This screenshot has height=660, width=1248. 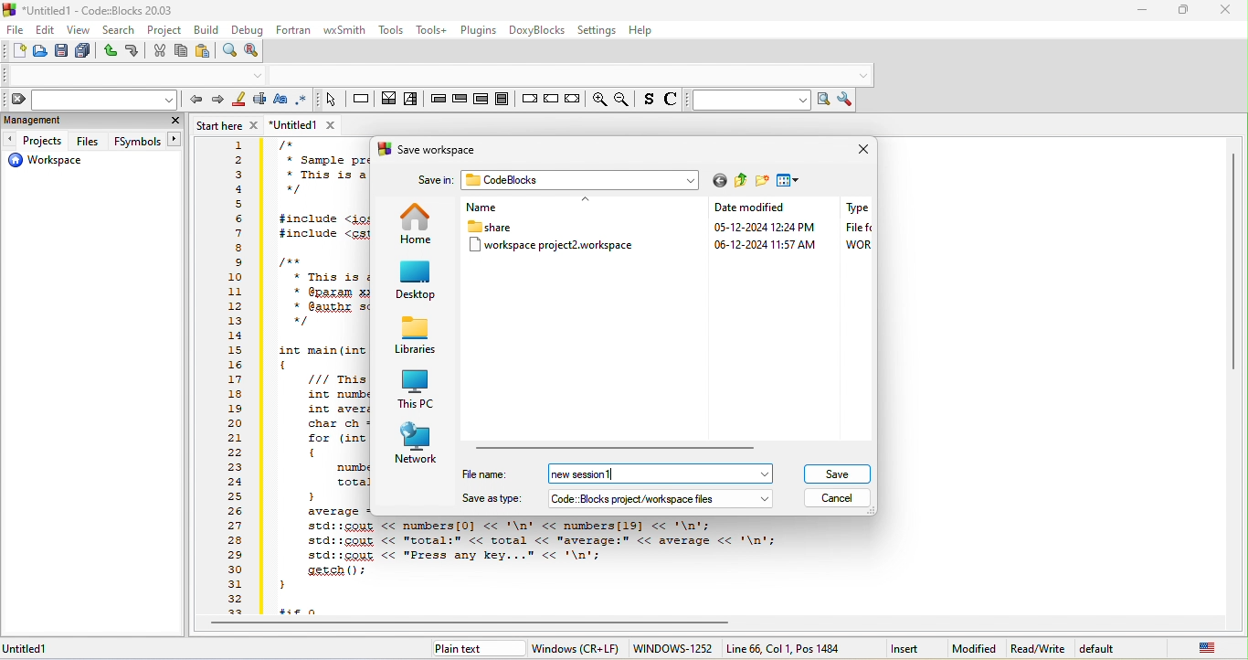 What do you see at coordinates (766, 500) in the screenshot?
I see `dropdown` at bounding box center [766, 500].